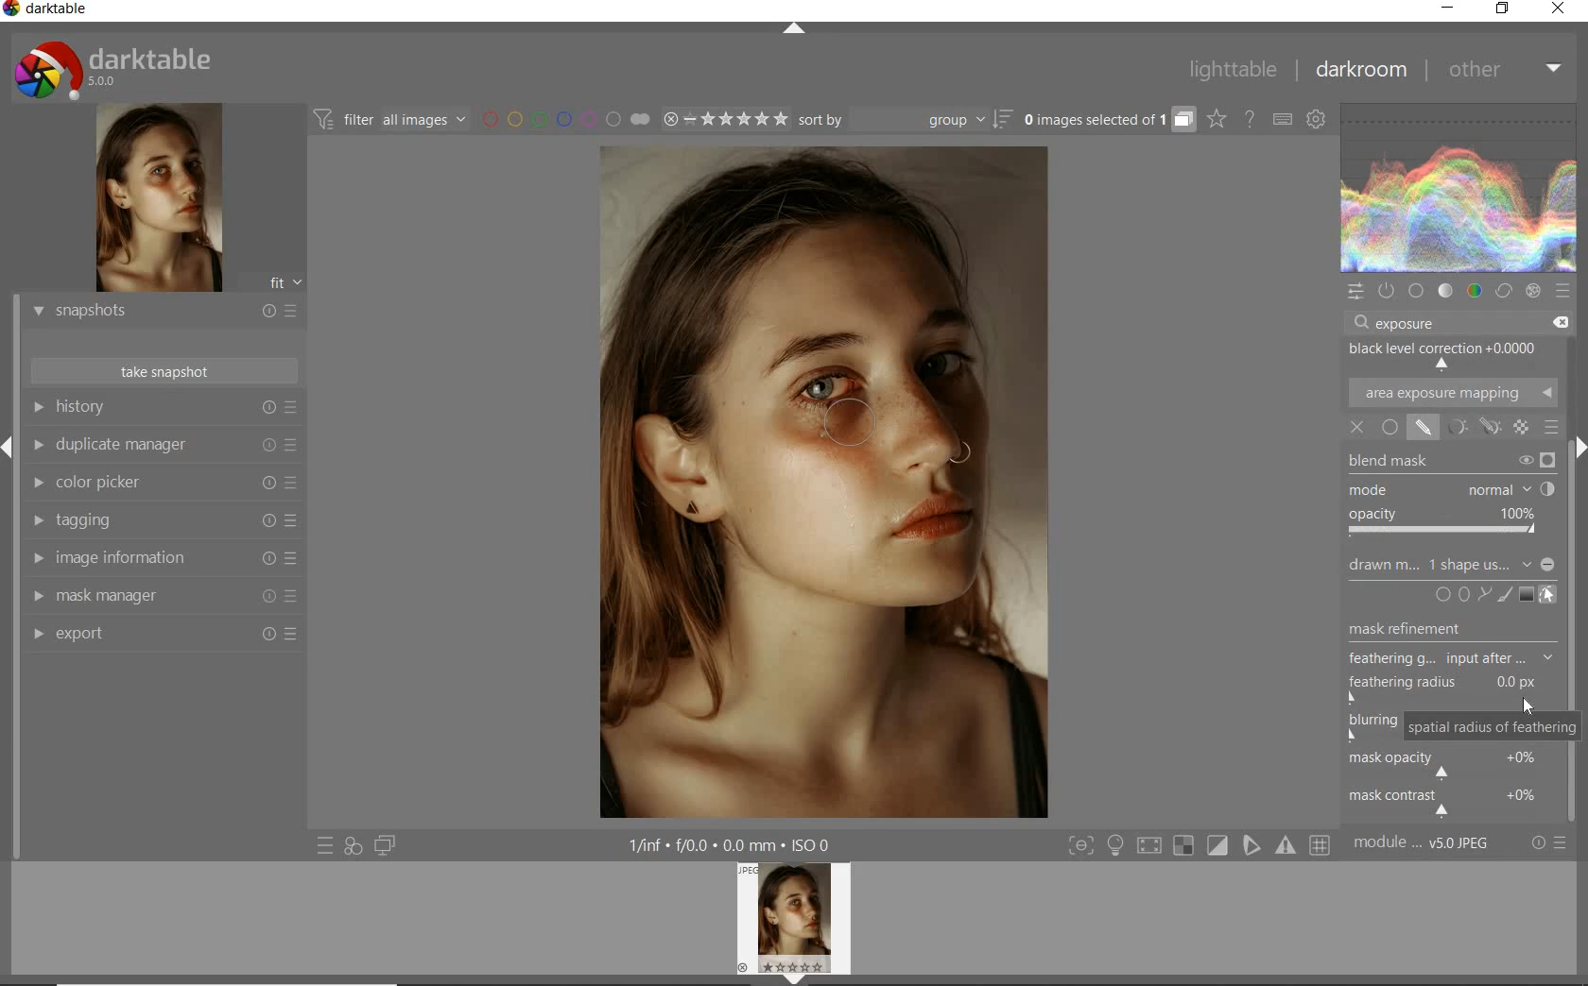 The width and height of the screenshot is (1588, 986). What do you see at coordinates (1281, 120) in the screenshot?
I see `set keyboard shortcuts` at bounding box center [1281, 120].